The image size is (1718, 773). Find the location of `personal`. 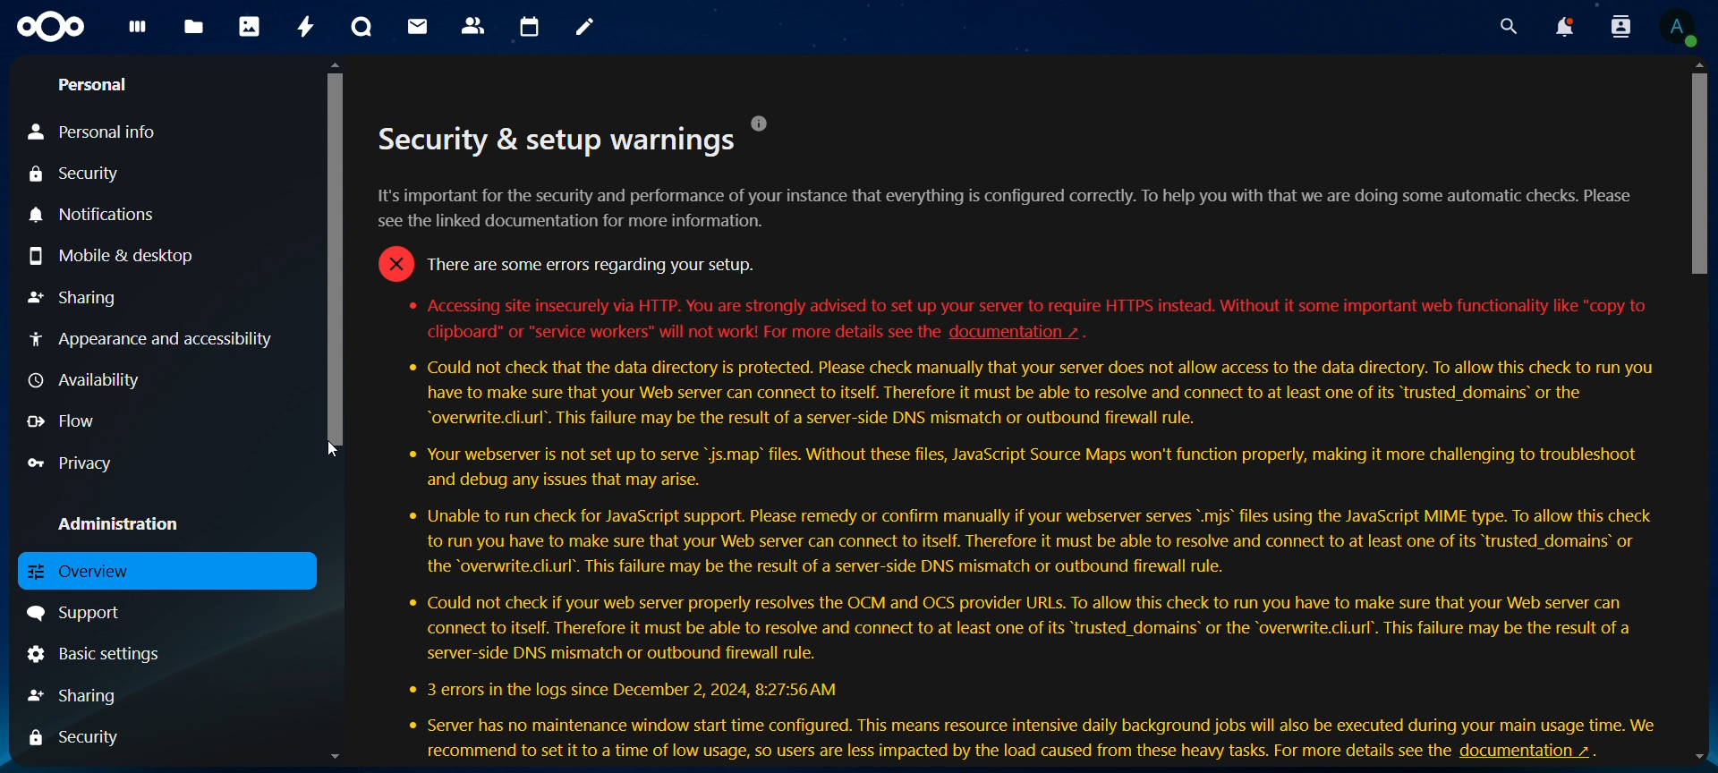

personal is located at coordinates (91, 85).